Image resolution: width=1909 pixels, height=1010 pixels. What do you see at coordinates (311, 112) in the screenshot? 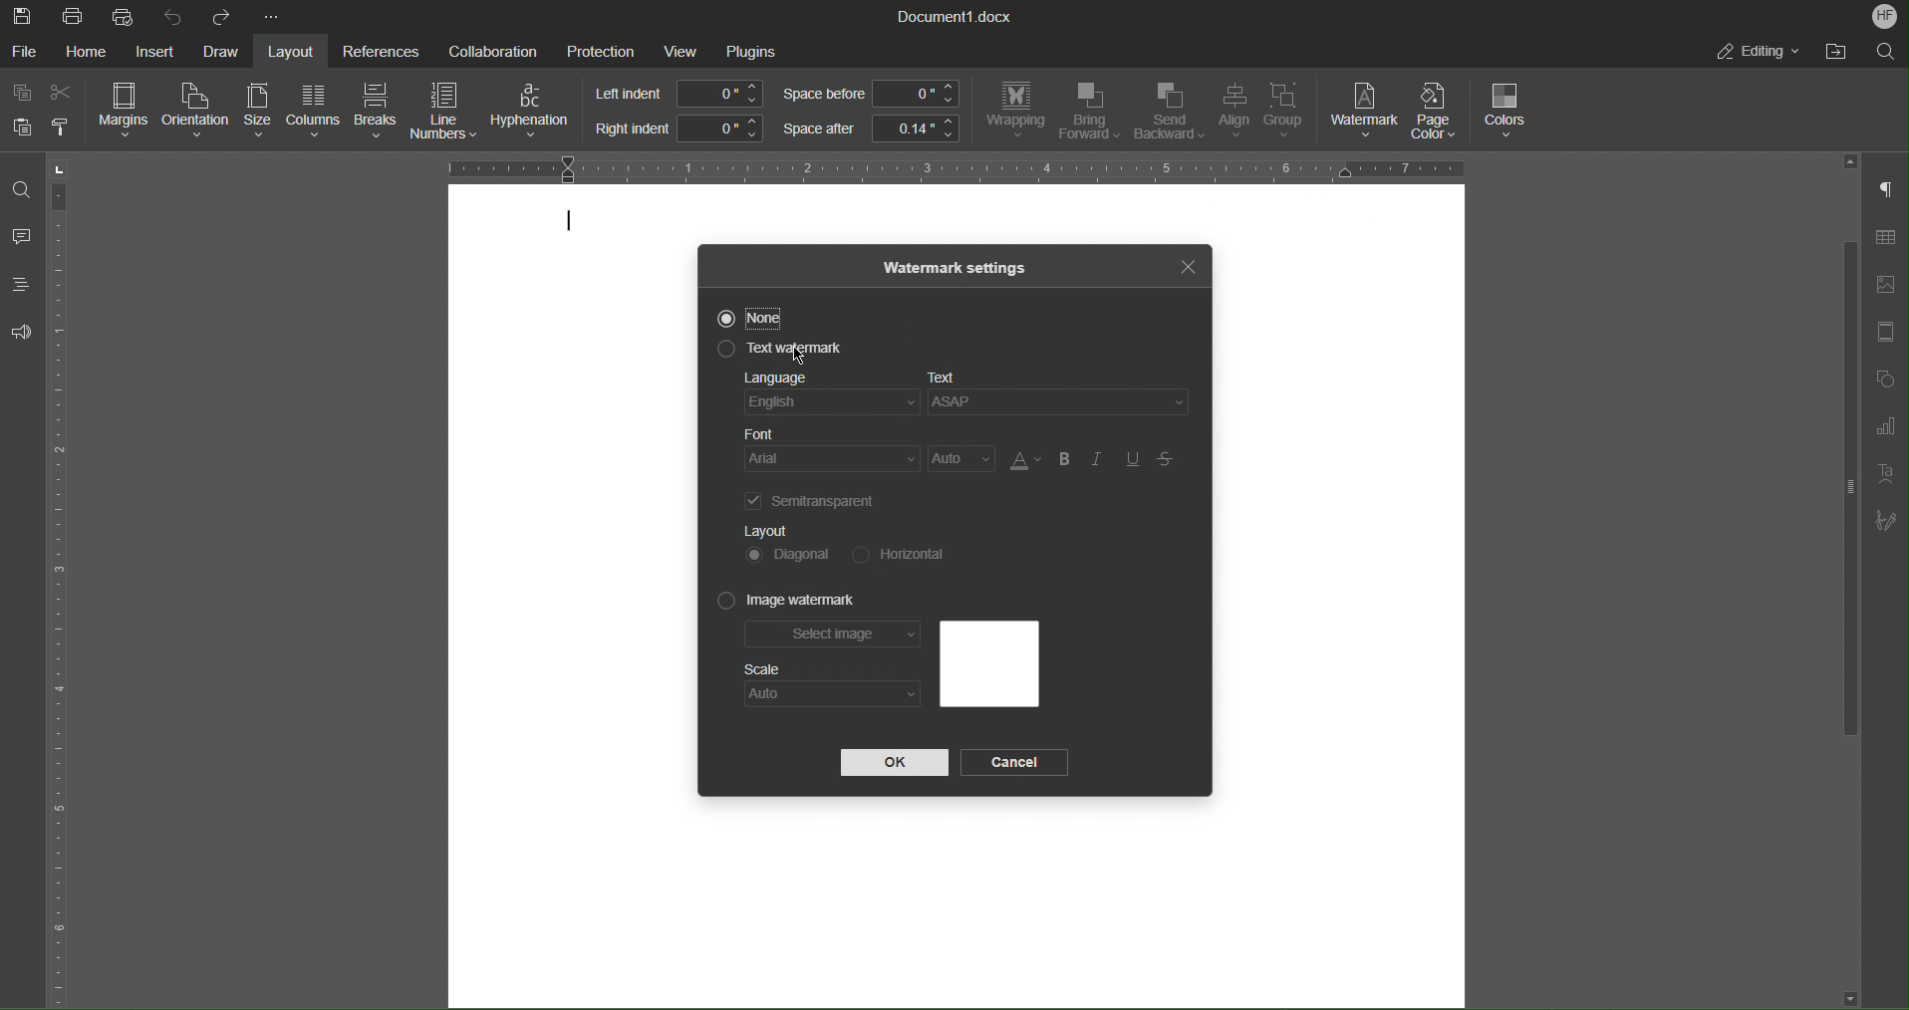
I see `Columns` at bounding box center [311, 112].